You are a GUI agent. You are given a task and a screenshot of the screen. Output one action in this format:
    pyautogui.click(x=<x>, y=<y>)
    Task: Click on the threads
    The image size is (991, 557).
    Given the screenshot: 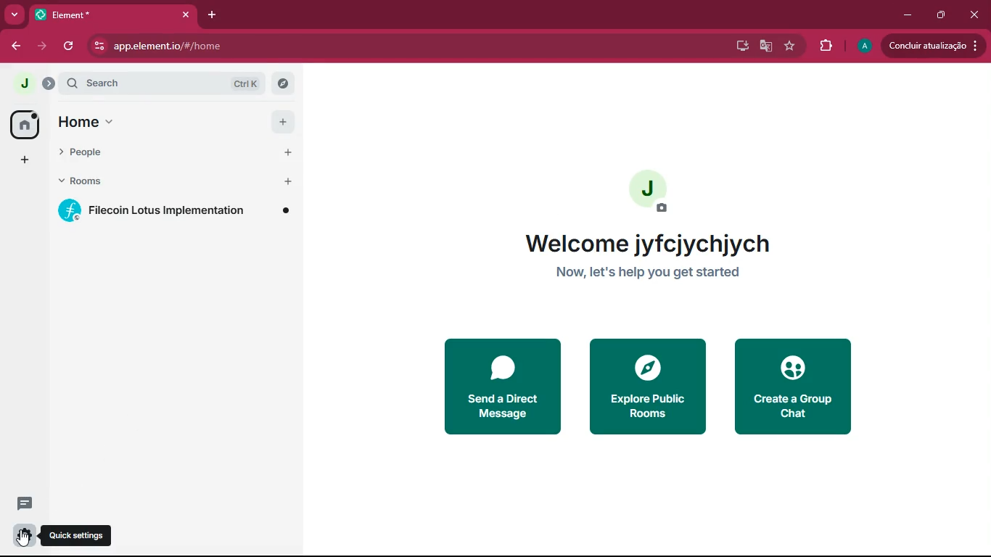 What is the action you would take?
    pyautogui.click(x=25, y=503)
    